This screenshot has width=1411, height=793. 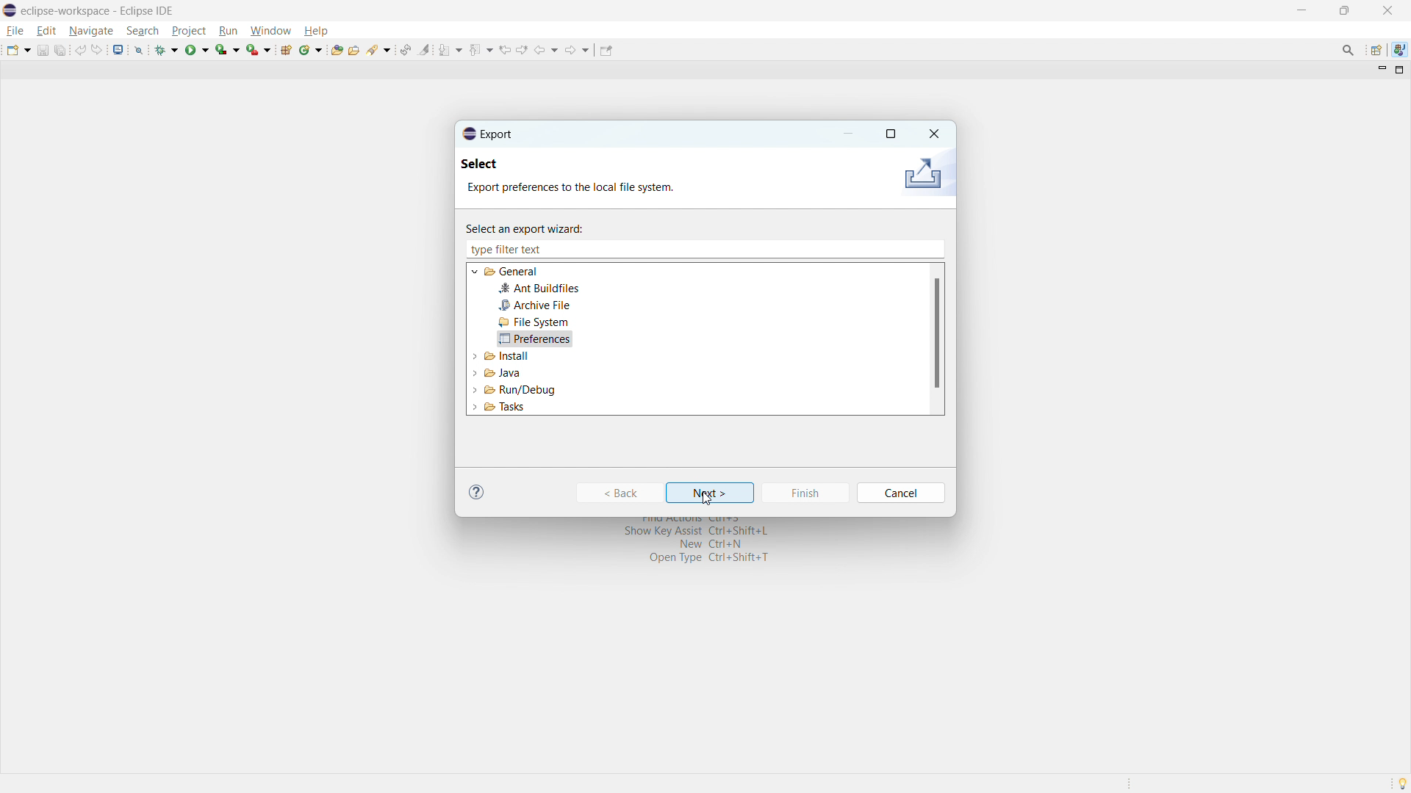 What do you see at coordinates (711, 493) in the screenshot?
I see `next` at bounding box center [711, 493].